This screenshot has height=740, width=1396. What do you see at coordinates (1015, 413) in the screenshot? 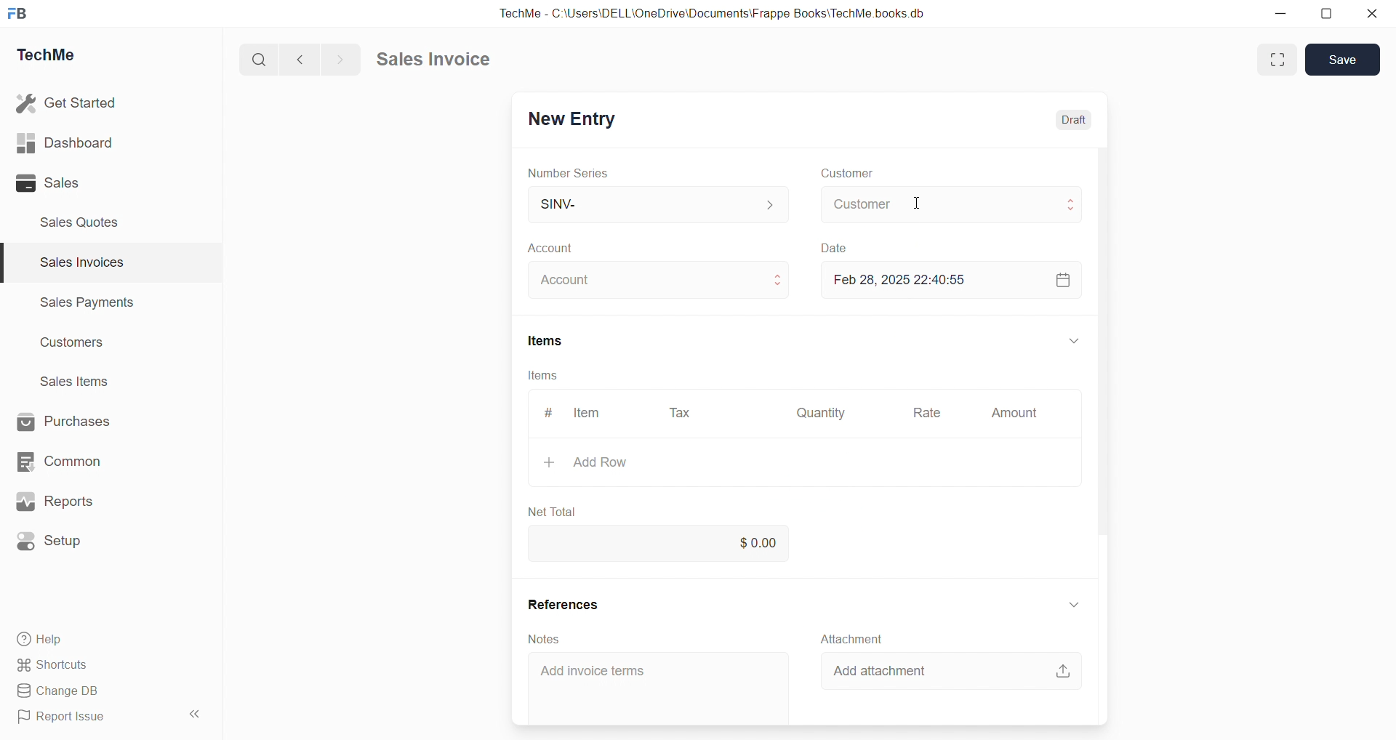
I see `Amount` at bounding box center [1015, 413].